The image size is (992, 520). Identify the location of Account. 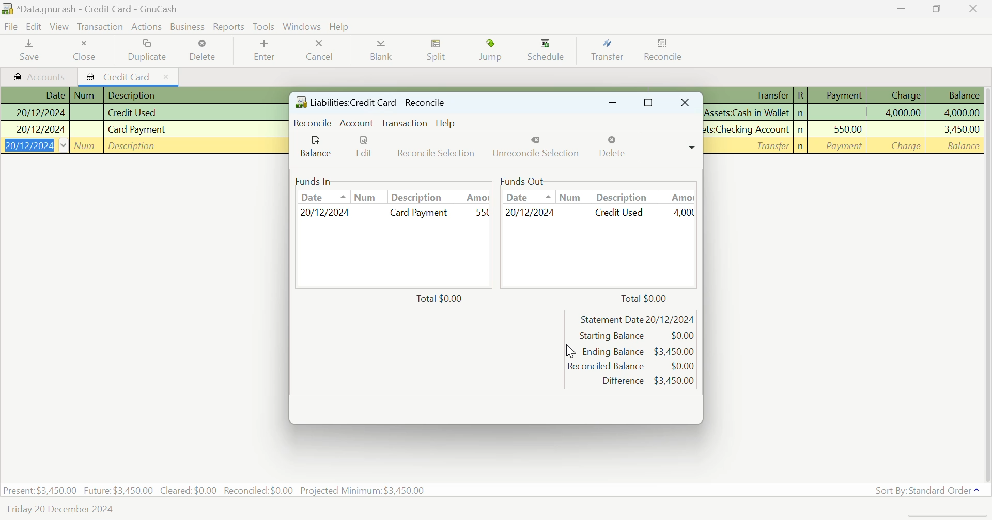
(356, 124).